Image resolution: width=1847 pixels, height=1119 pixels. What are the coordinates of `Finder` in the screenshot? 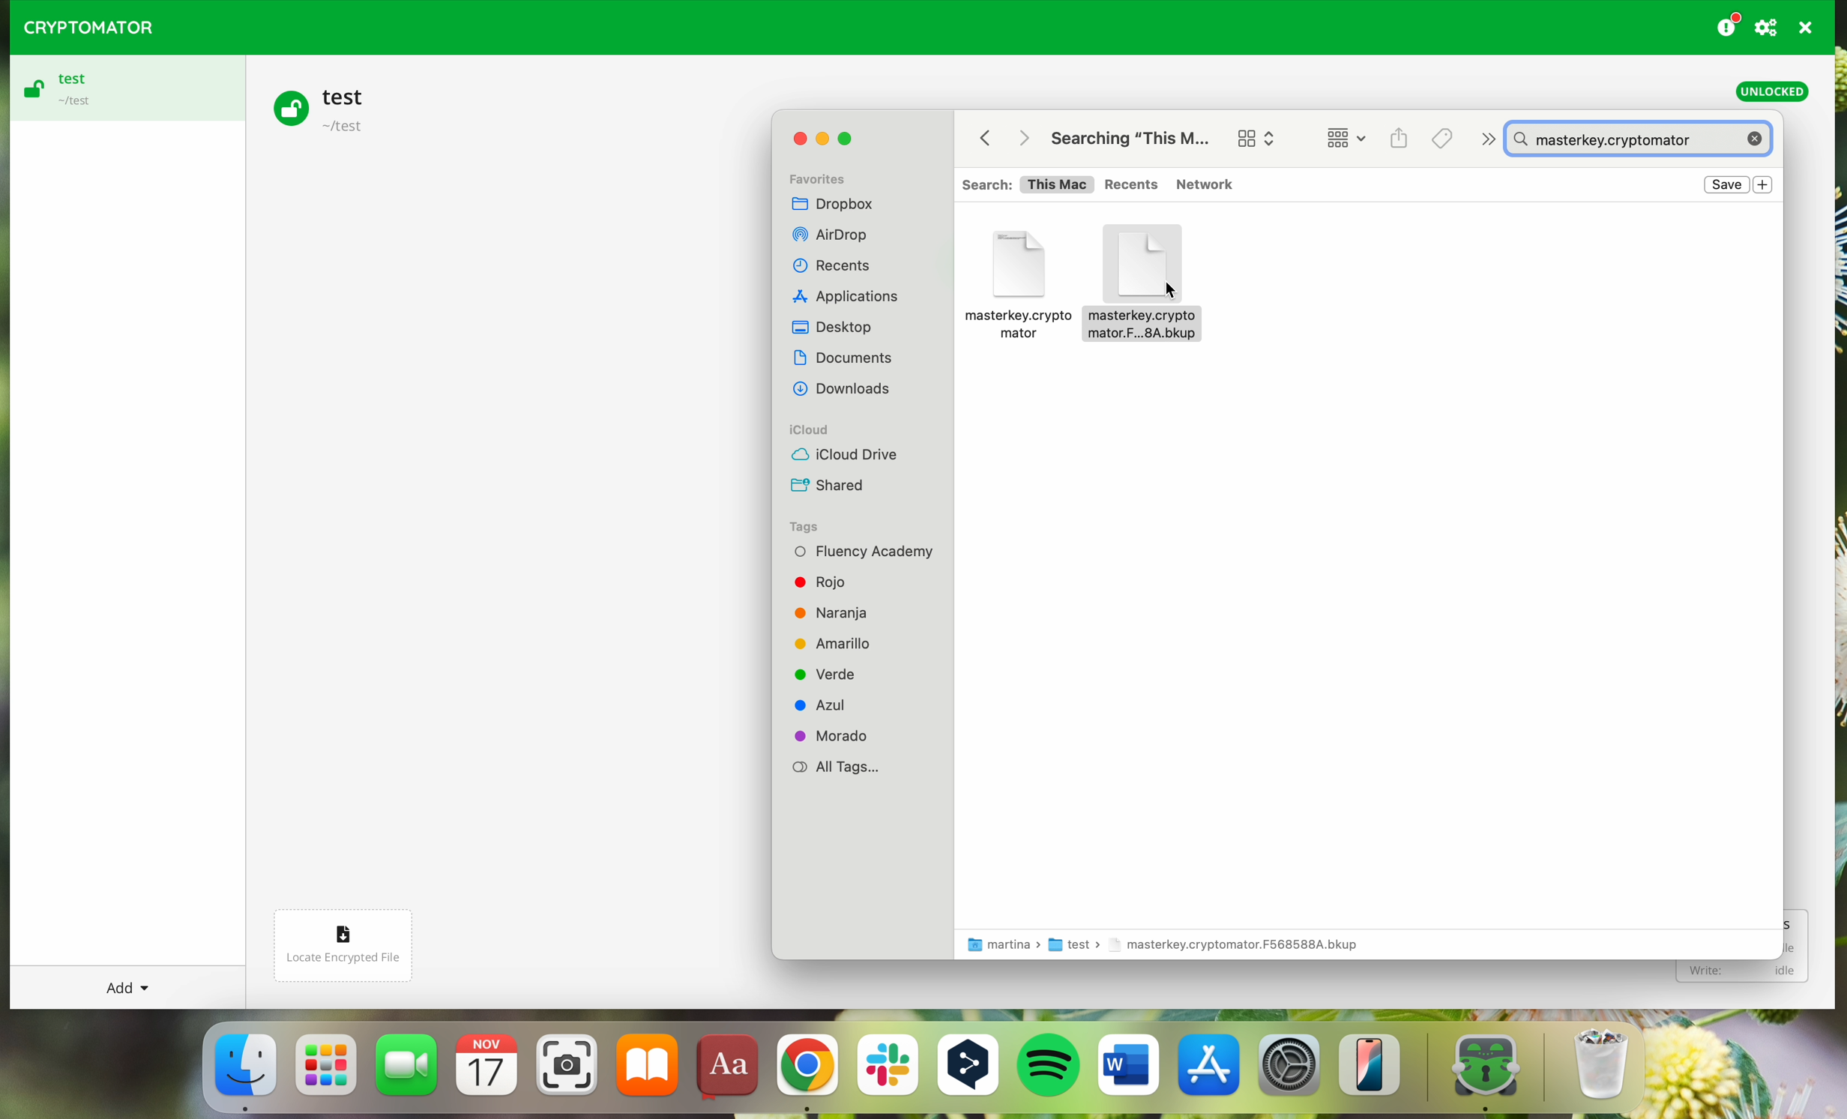 It's located at (244, 1071).